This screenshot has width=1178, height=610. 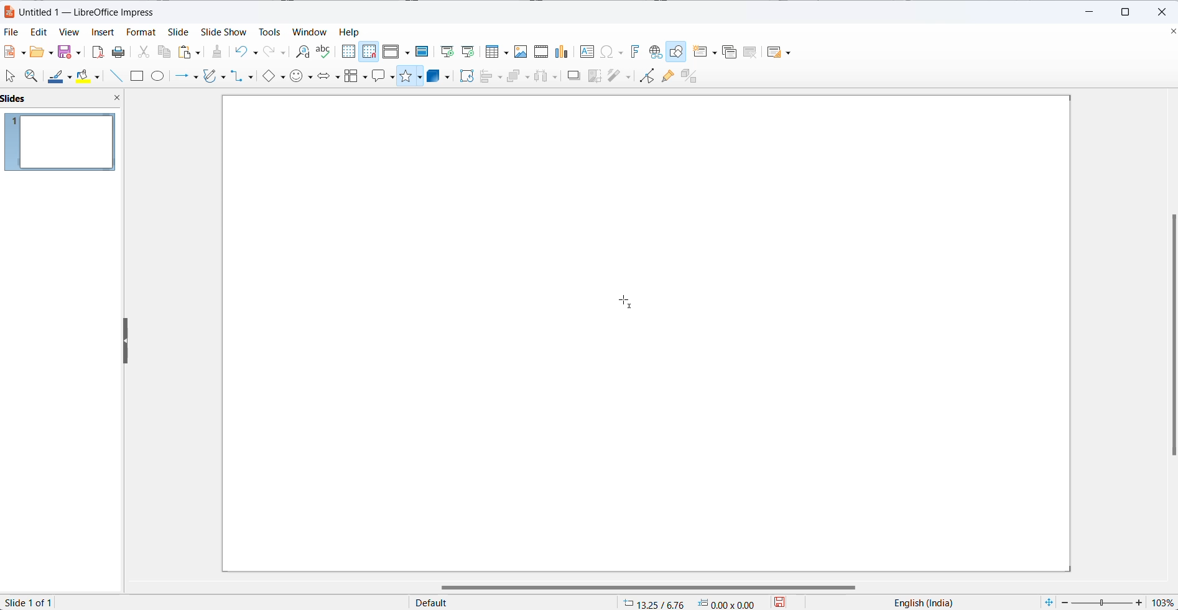 What do you see at coordinates (592, 76) in the screenshot?
I see `crop image` at bounding box center [592, 76].